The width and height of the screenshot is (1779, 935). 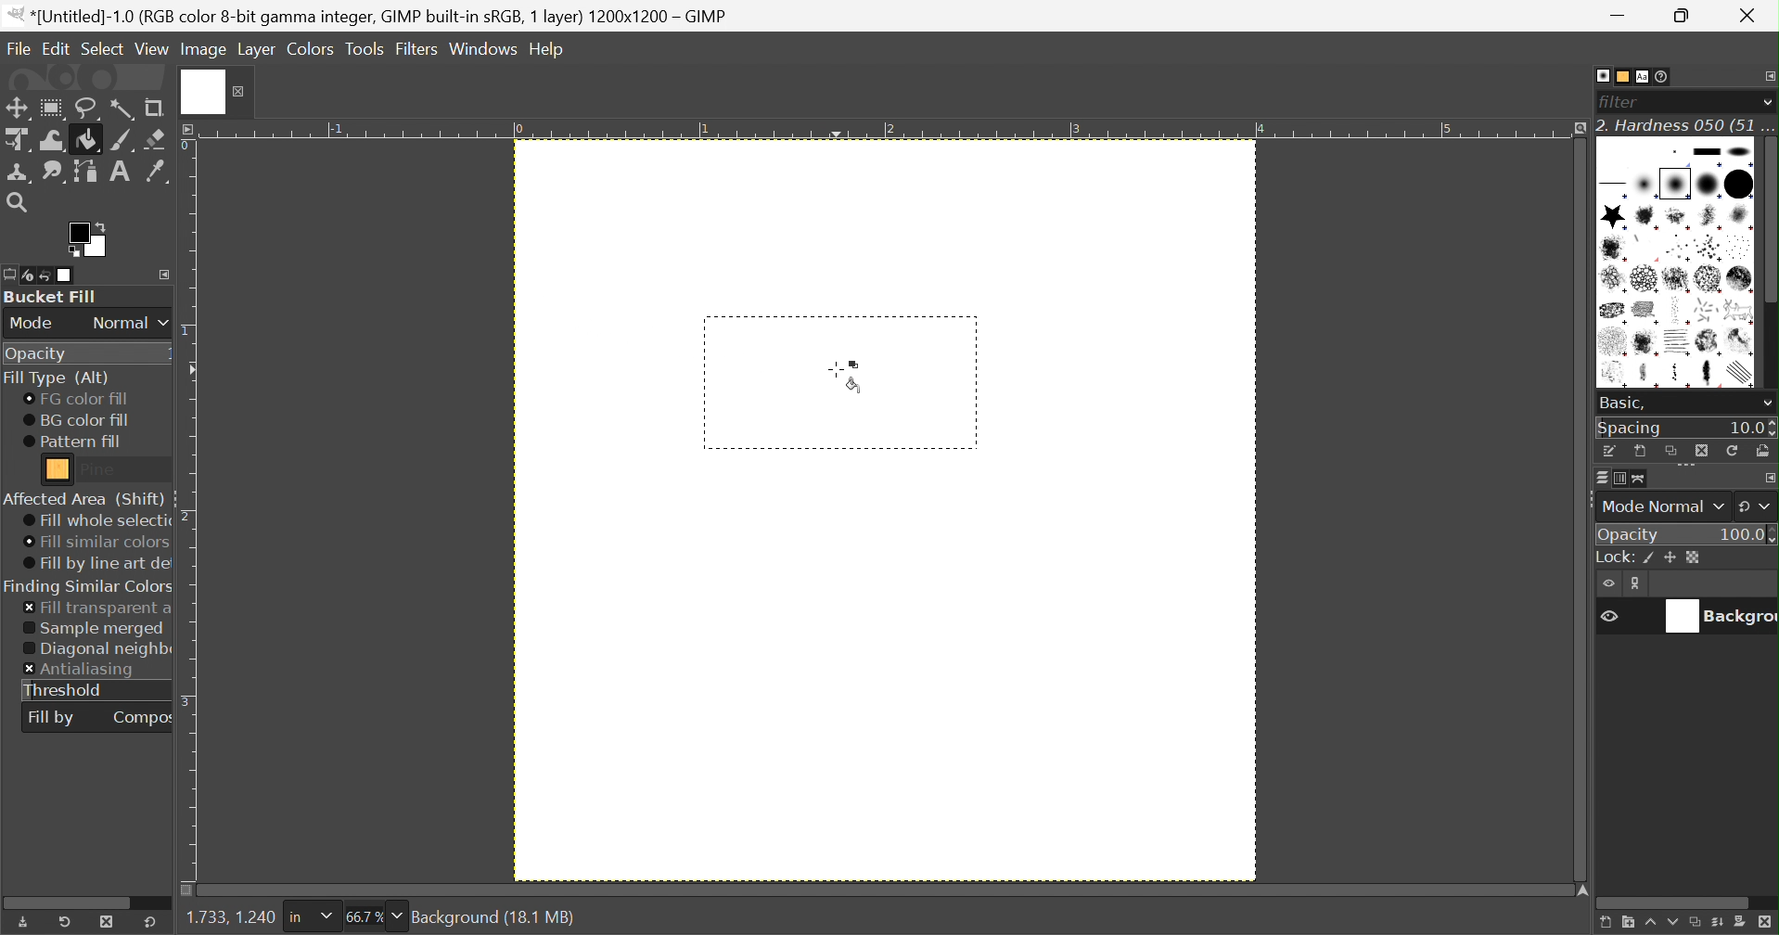 I want to click on Acrylic 05, so click(x=1613, y=248).